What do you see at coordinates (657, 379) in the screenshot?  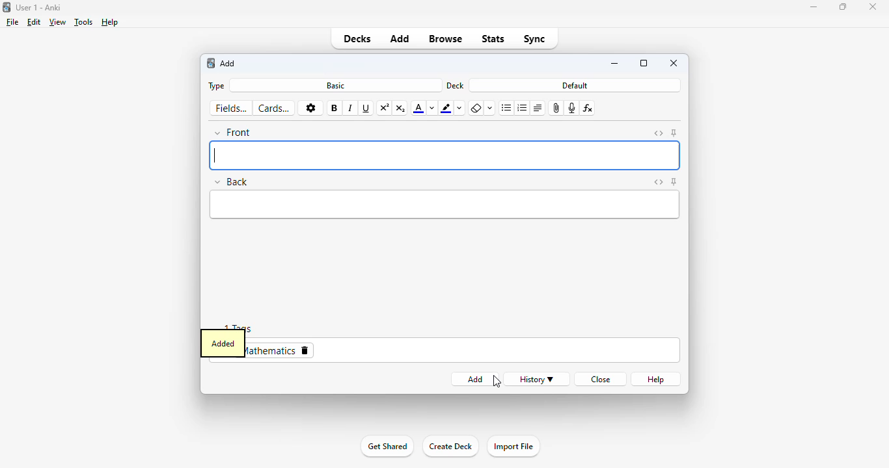 I see `help` at bounding box center [657, 379].